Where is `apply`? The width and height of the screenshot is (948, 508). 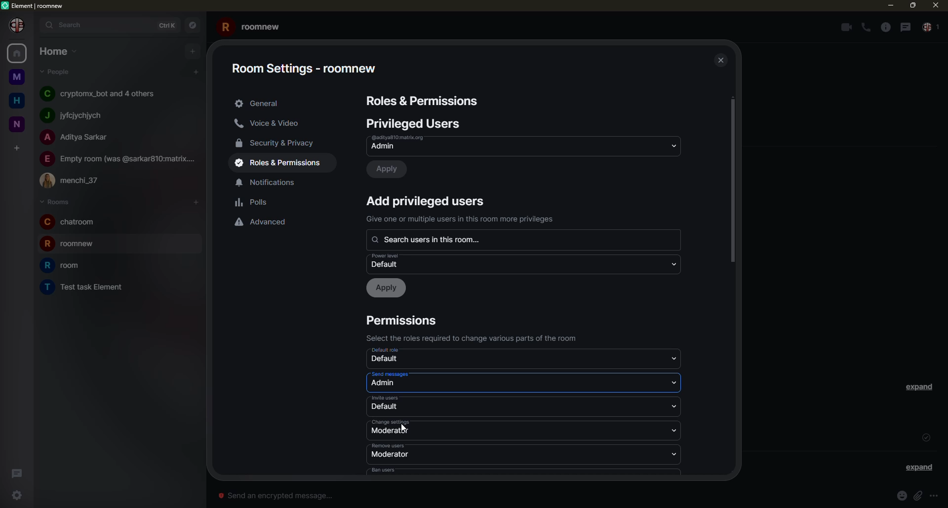
apply is located at coordinates (390, 169).